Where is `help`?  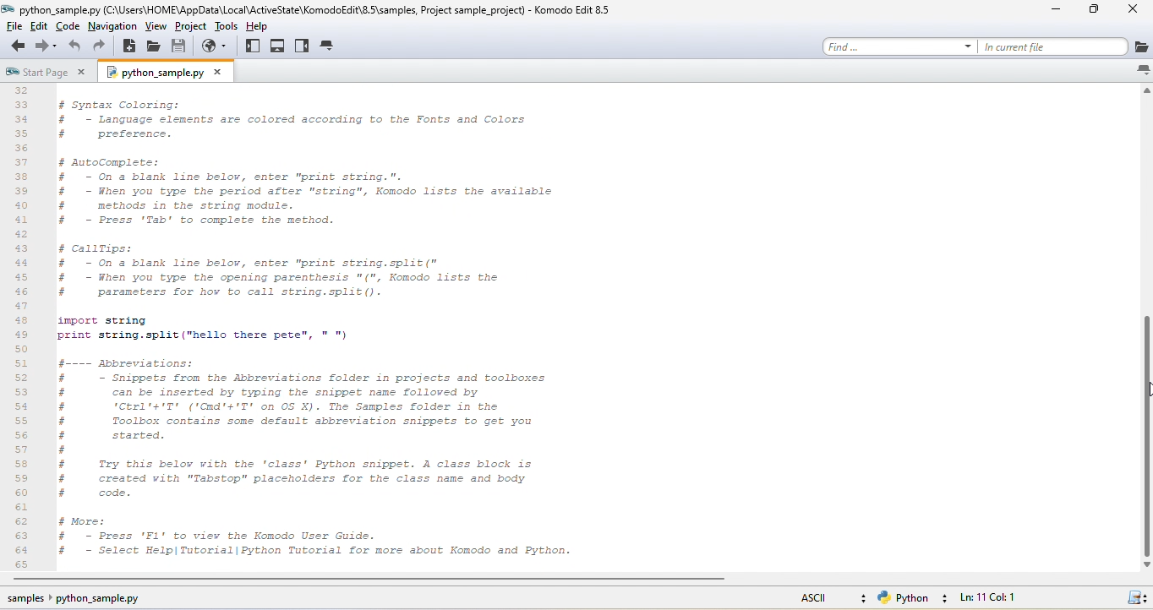
help is located at coordinates (263, 26).